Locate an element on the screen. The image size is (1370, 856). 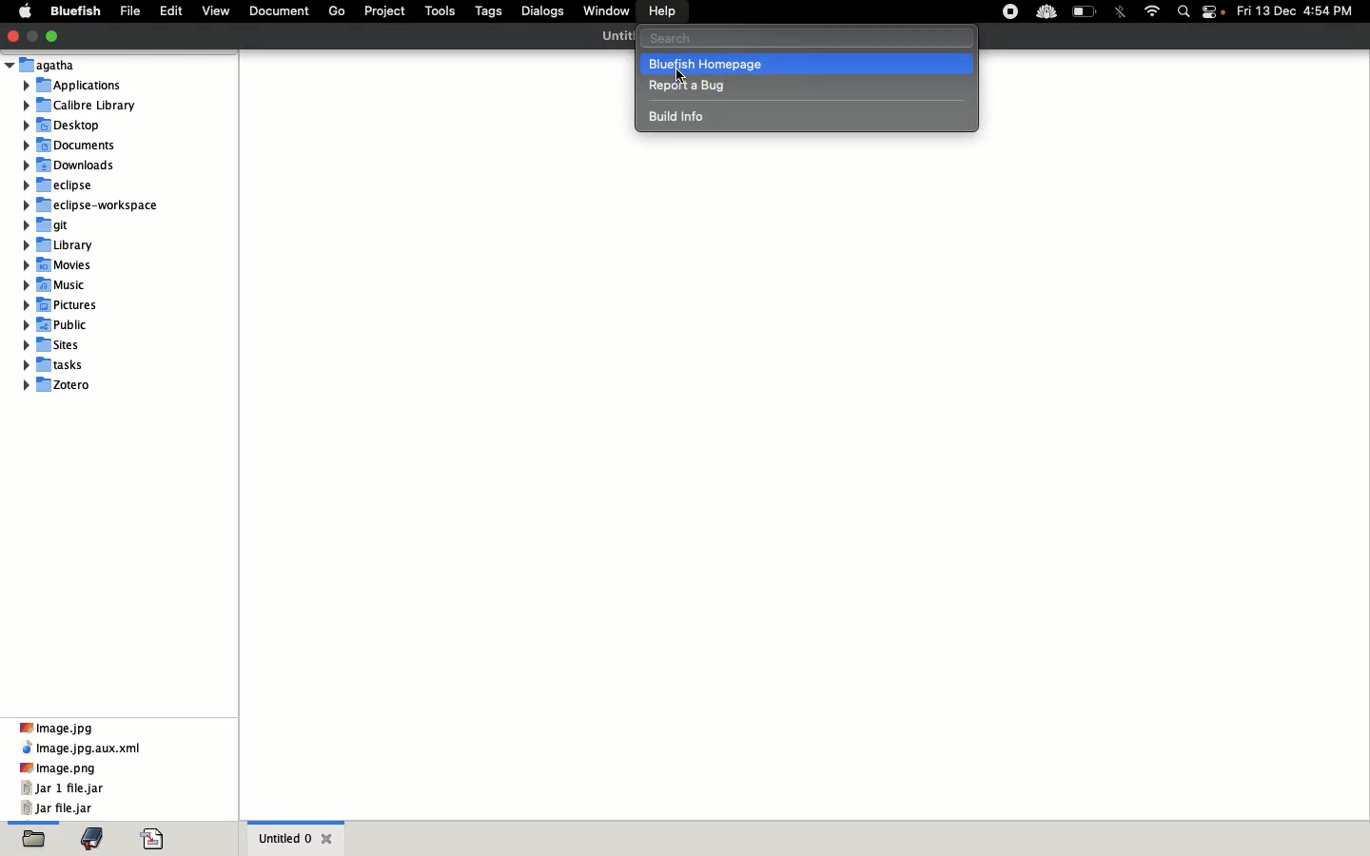
Edit is located at coordinates (171, 10).